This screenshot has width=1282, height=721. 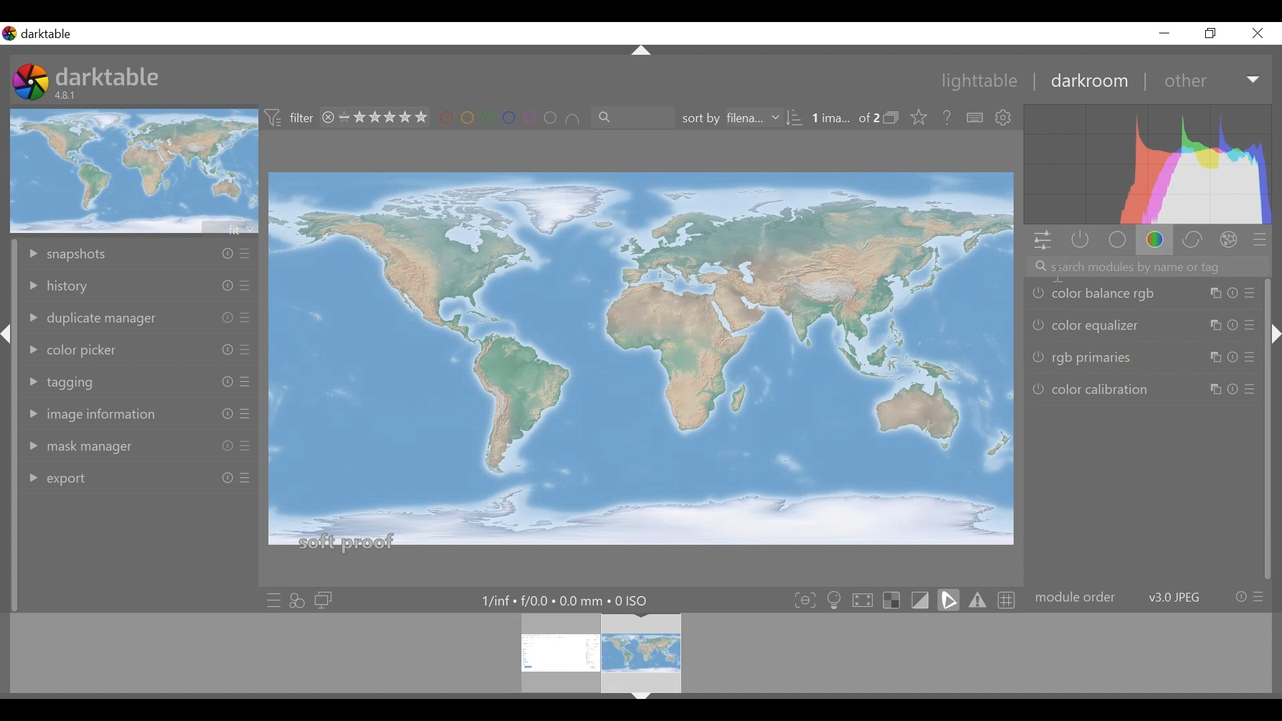 What do you see at coordinates (1119, 241) in the screenshot?
I see `base` at bounding box center [1119, 241].